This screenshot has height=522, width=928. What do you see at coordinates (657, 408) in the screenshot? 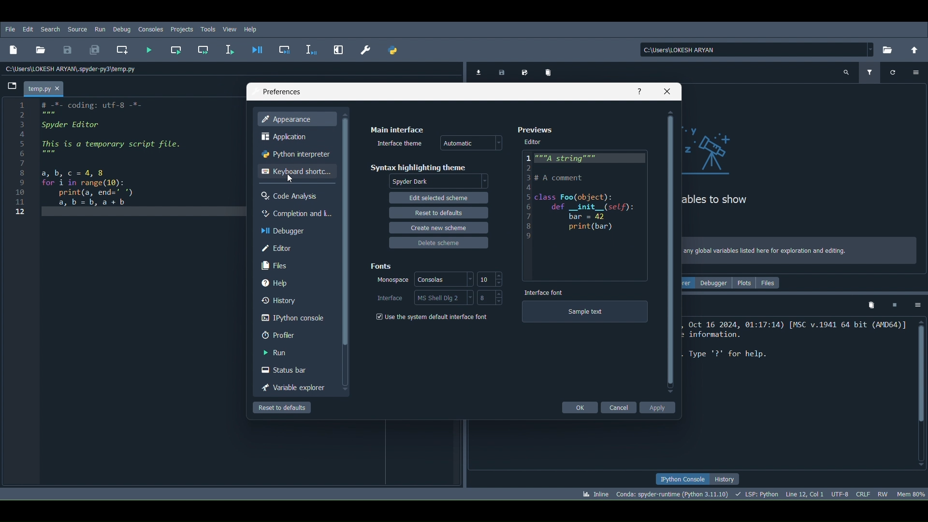
I see `Apply` at bounding box center [657, 408].